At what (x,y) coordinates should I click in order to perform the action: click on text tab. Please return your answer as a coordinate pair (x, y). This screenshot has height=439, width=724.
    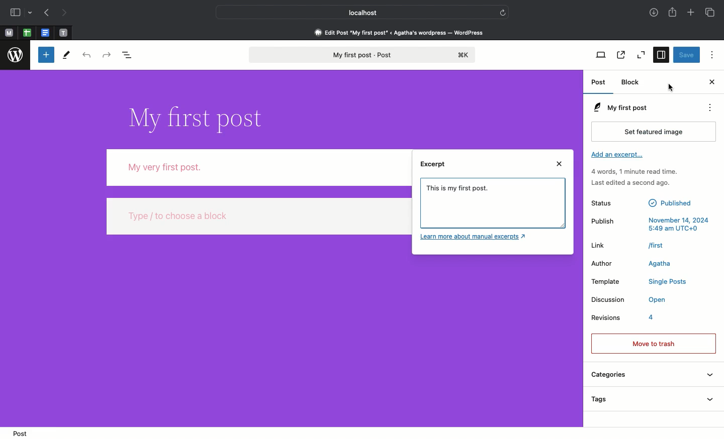
    Looking at the image, I should click on (63, 31).